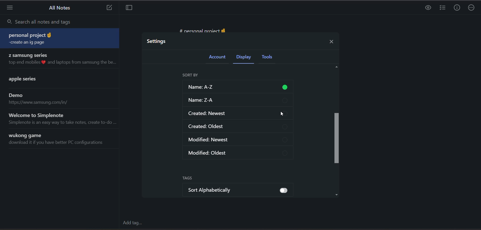 This screenshot has height=230, width=481. I want to click on insert checklist, so click(443, 8).